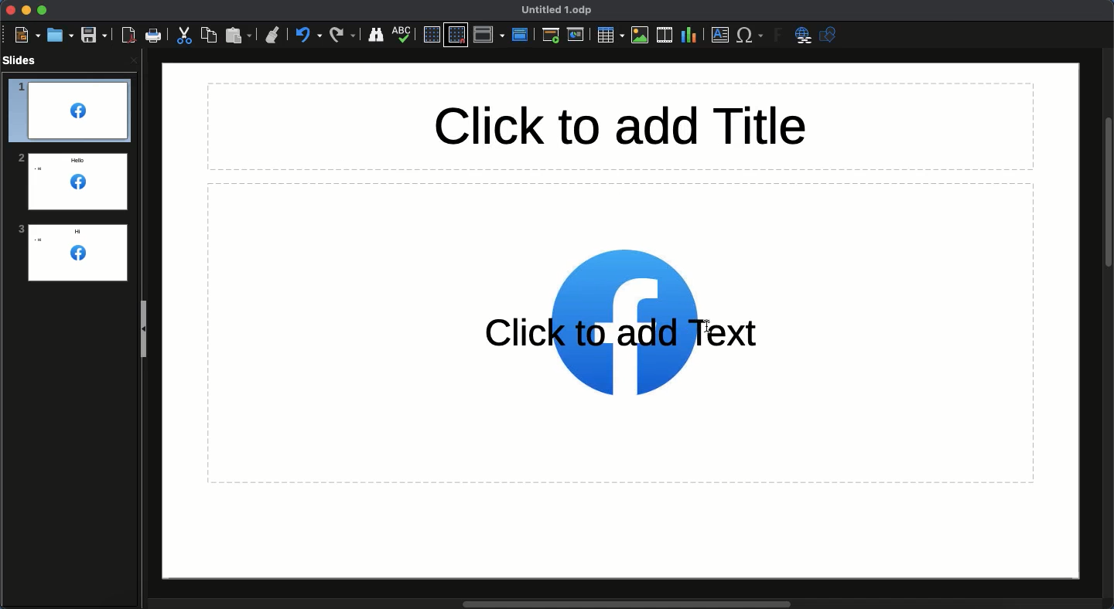 This screenshot has height=609, width=1114. I want to click on Snap to grid, so click(456, 35).